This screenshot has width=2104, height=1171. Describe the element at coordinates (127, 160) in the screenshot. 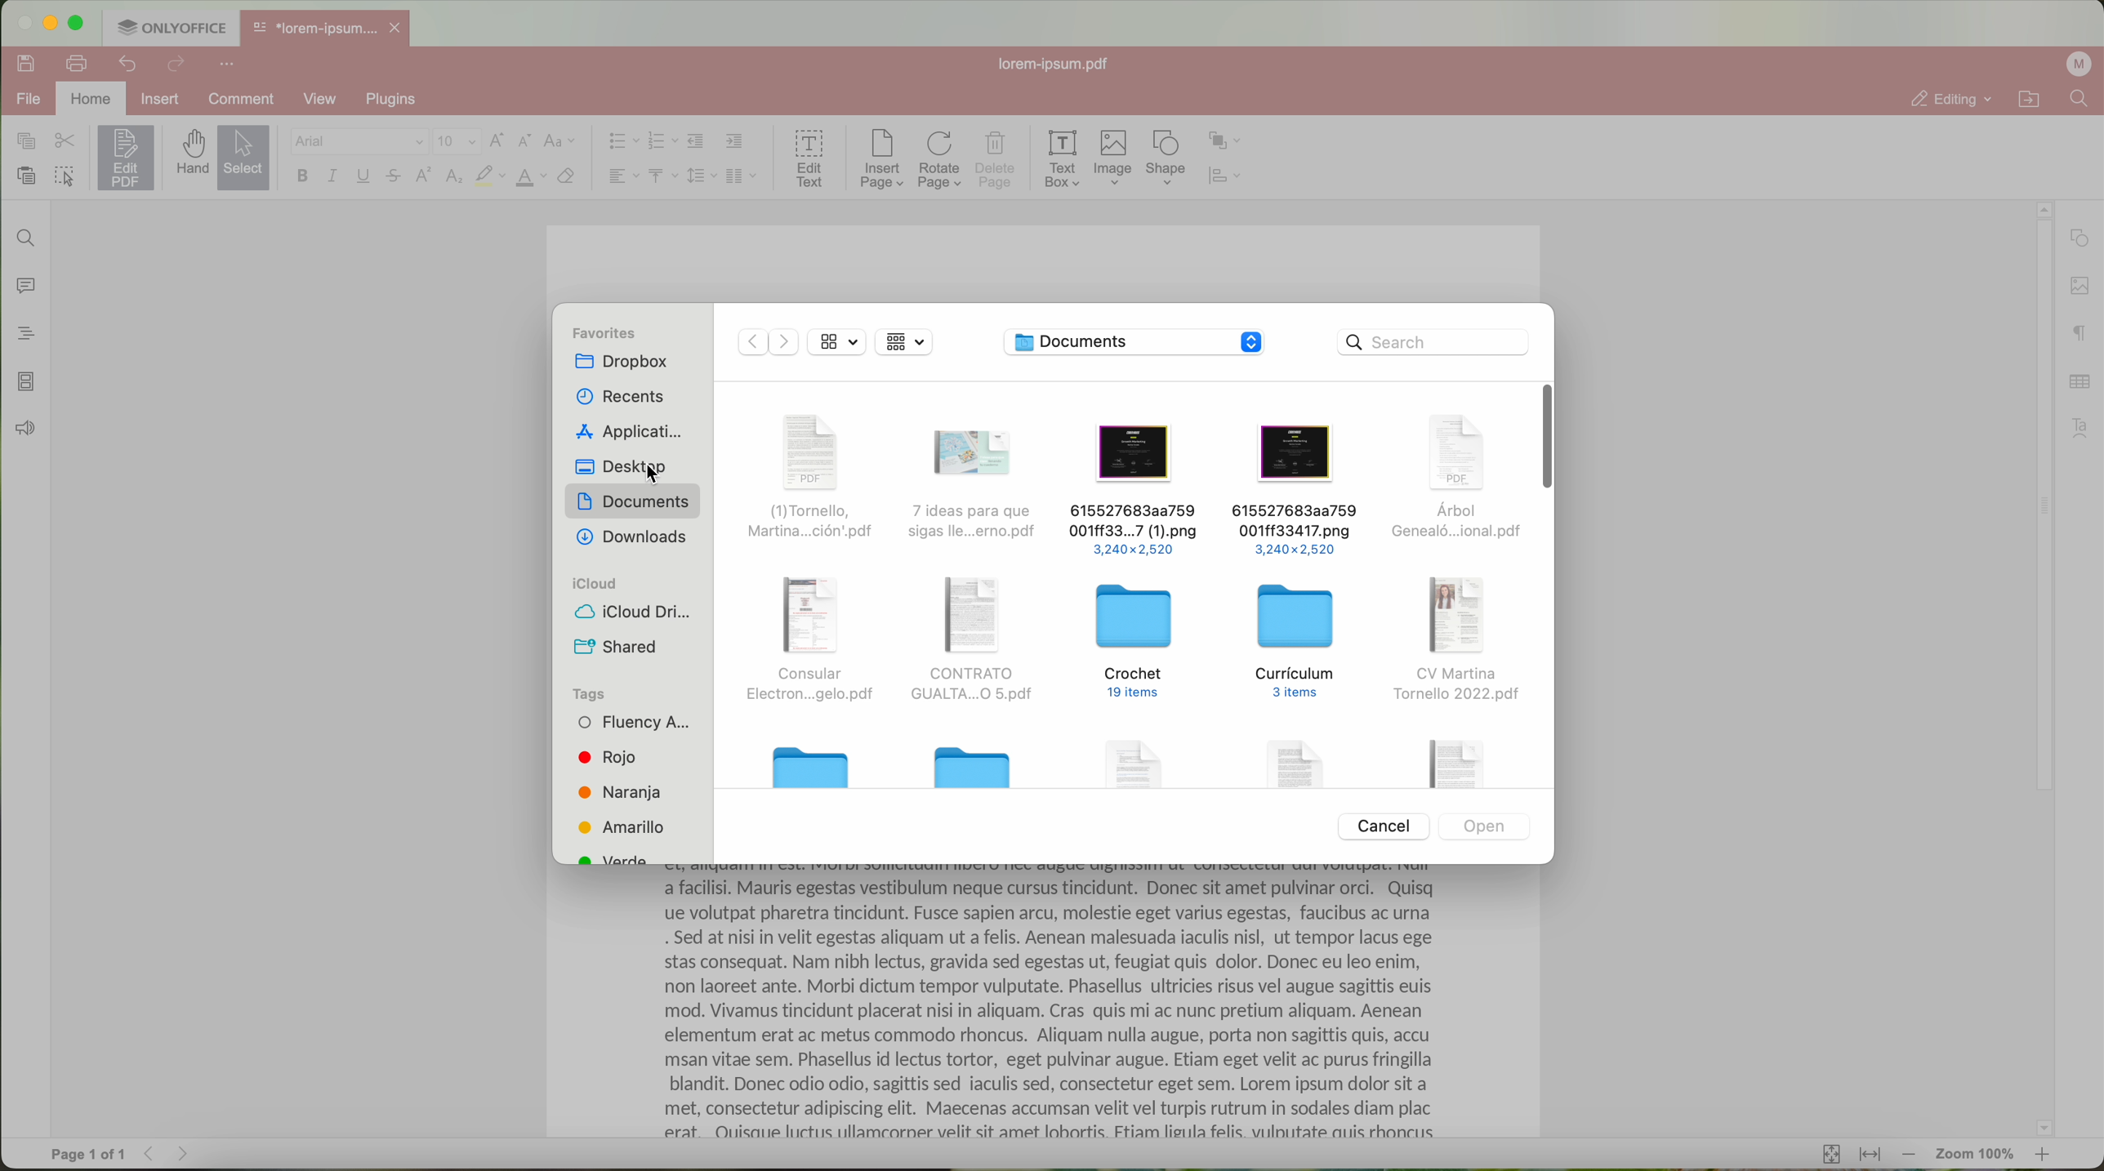

I see `click on edit PDF` at that location.